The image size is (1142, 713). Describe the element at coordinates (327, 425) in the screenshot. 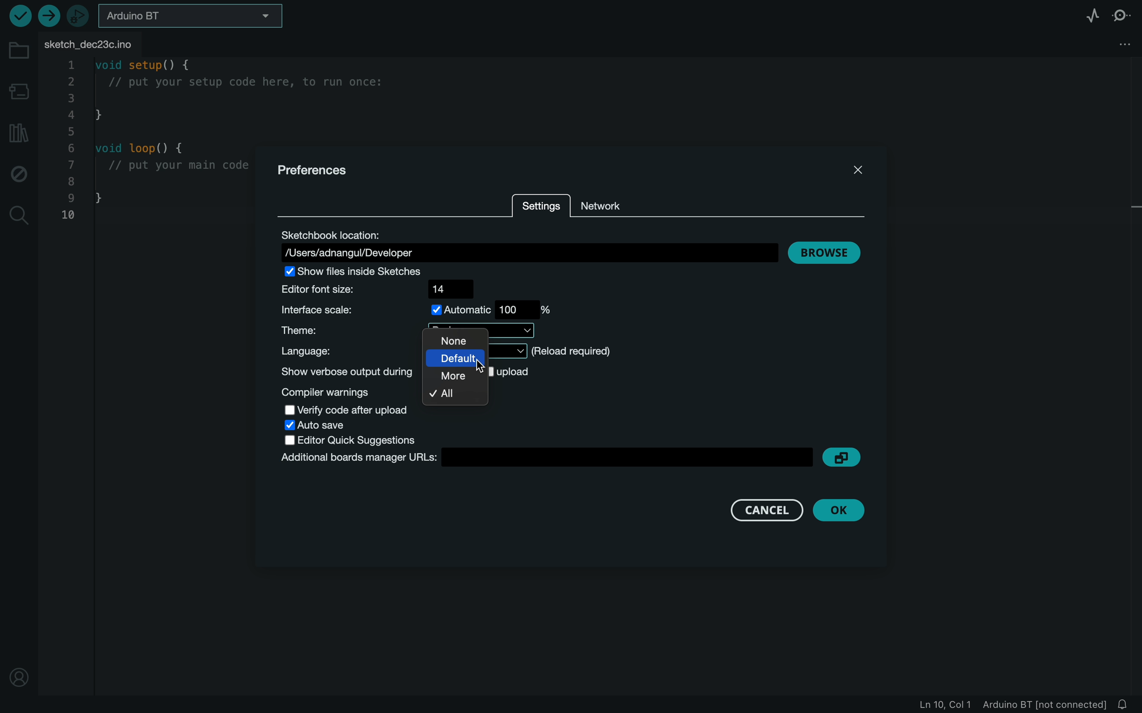

I see `auto save` at that location.